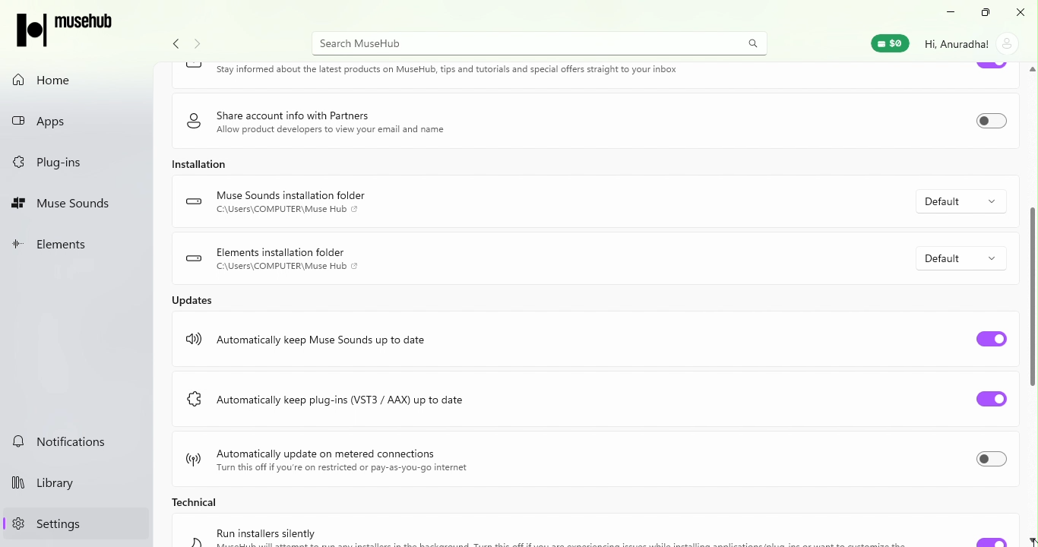 This screenshot has height=547, width=1038. What do you see at coordinates (195, 259) in the screenshot?
I see `logo` at bounding box center [195, 259].